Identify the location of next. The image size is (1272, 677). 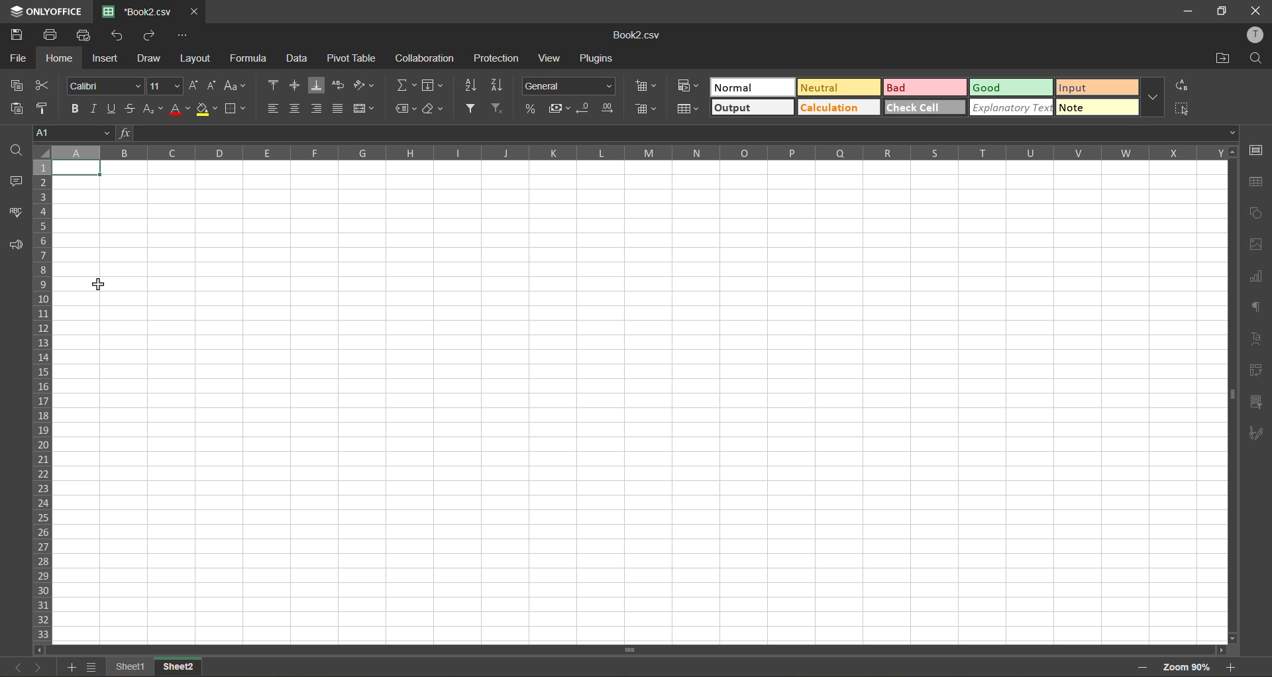
(36, 667).